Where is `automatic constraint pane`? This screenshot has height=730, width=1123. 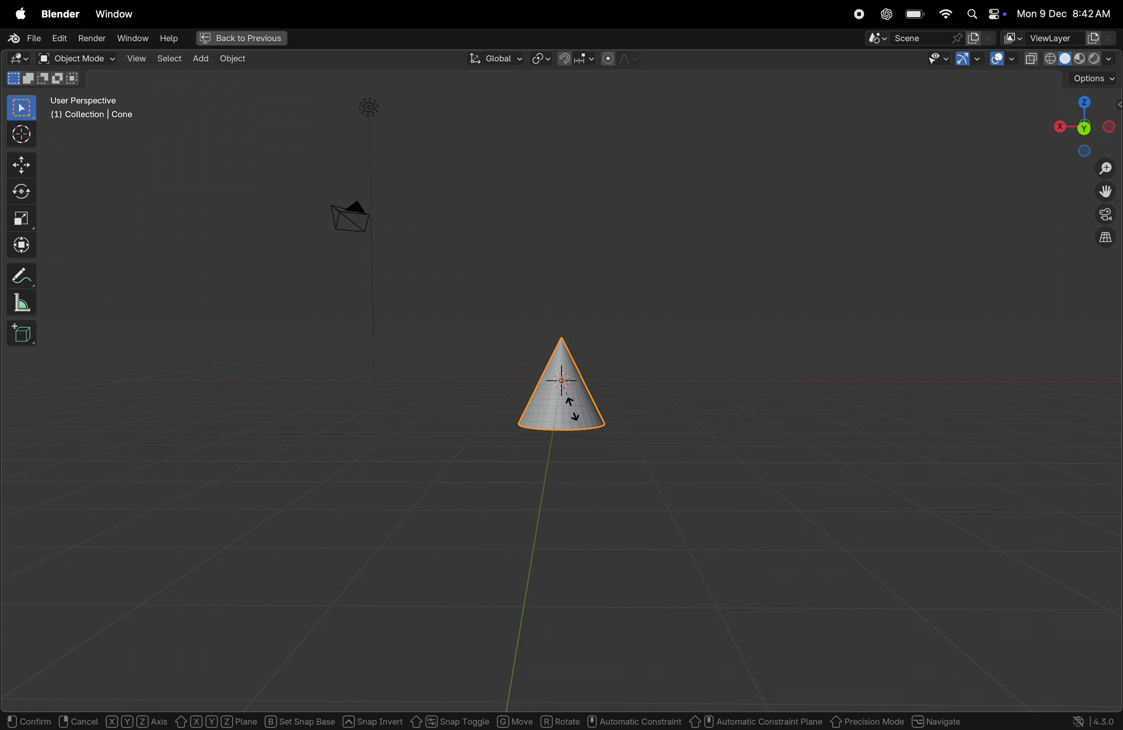
automatic constraint pane is located at coordinates (753, 721).